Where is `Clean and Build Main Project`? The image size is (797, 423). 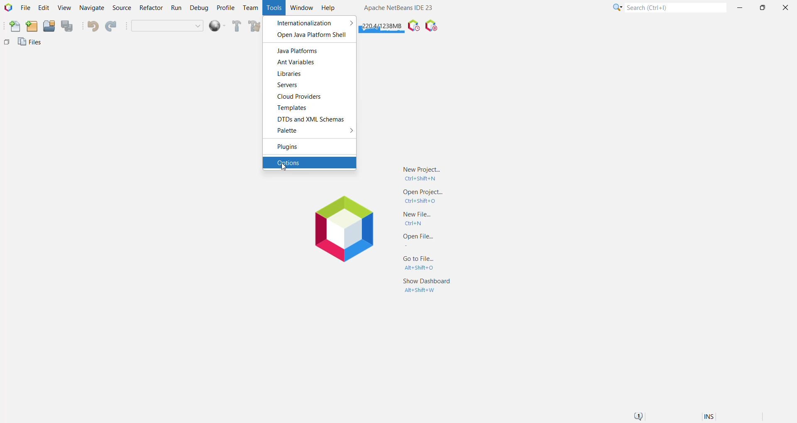 Clean and Build Main Project is located at coordinates (256, 27).